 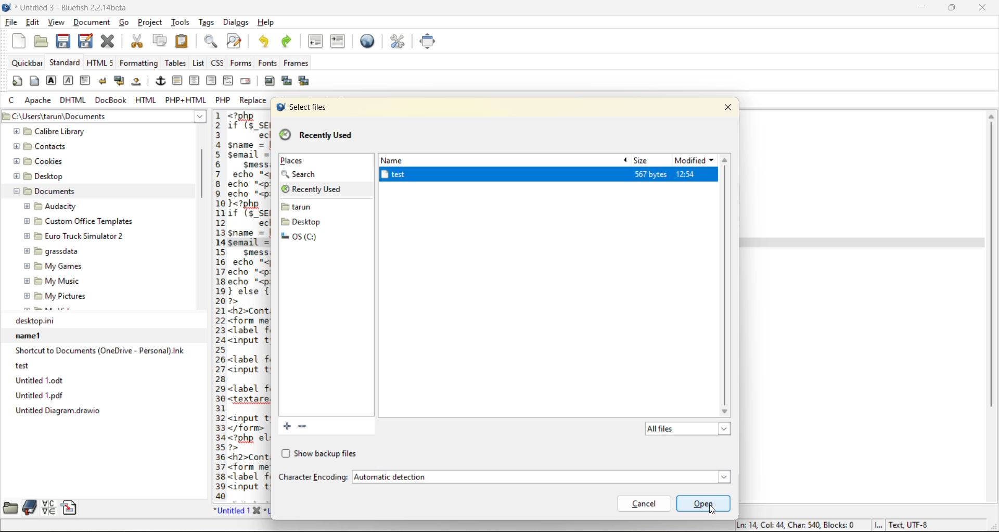 What do you see at coordinates (695, 175) in the screenshot?
I see `time of modification` at bounding box center [695, 175].